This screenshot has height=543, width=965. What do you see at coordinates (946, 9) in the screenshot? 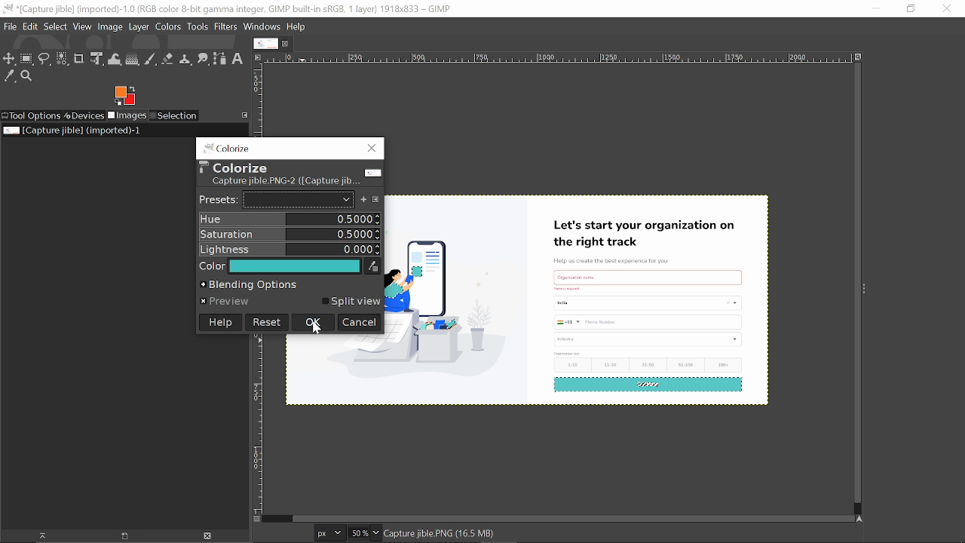
I see `Close` at bounding box center [946, 9].